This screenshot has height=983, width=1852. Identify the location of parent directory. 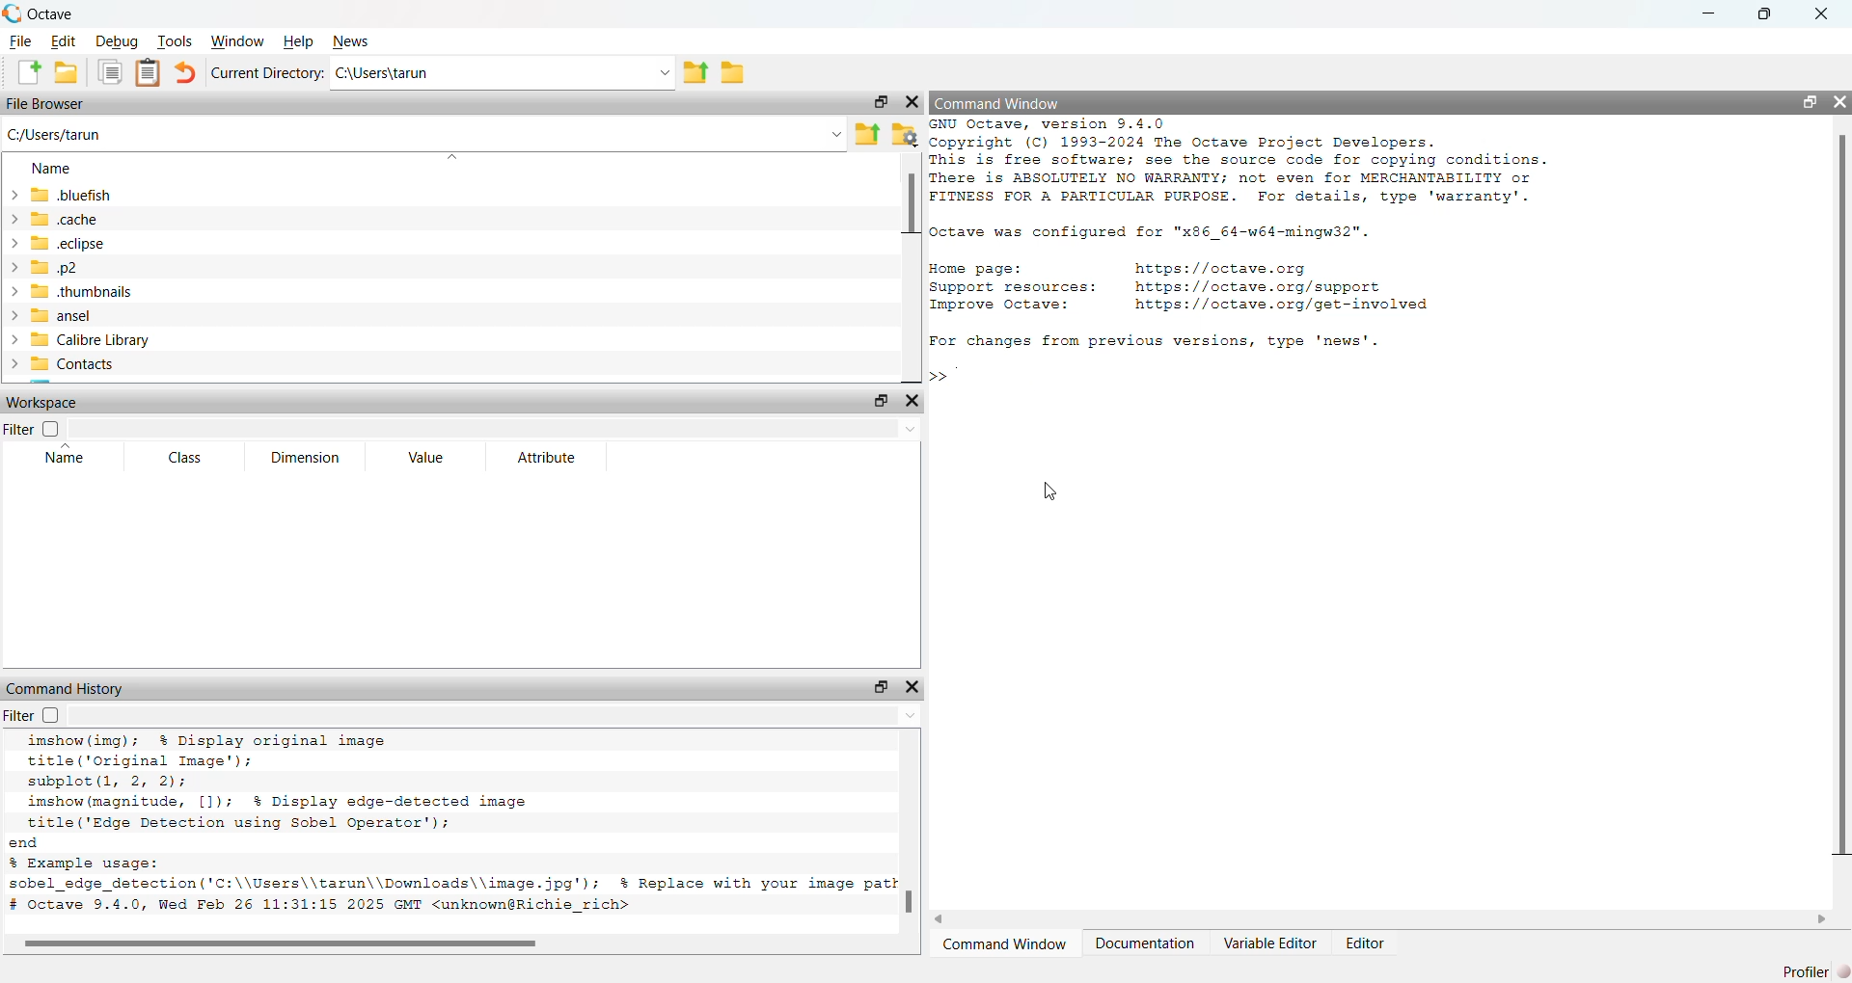
(867, 132).